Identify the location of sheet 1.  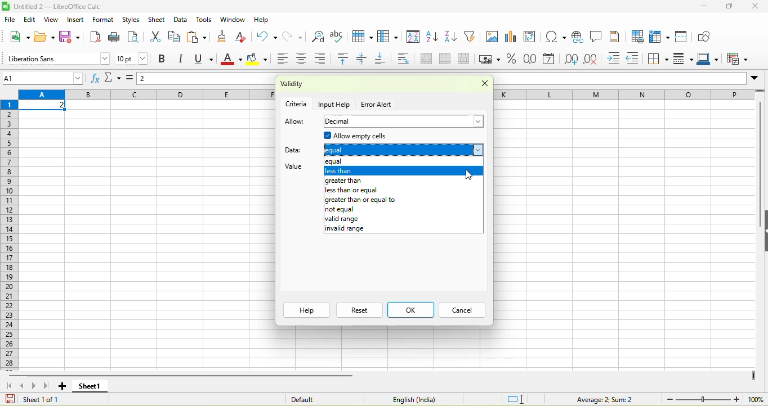
(89, 386).